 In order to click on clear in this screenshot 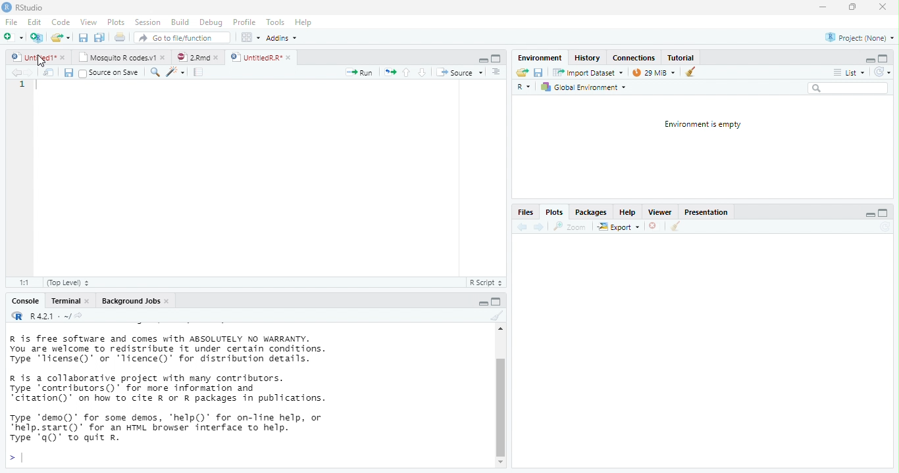, I will do `click(675, 227)`.